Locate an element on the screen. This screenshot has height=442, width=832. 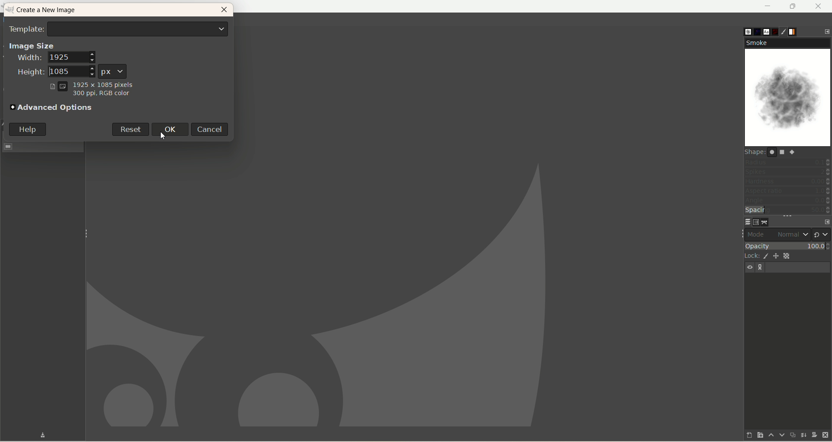
delete this layer is located at coordinates (826, 436).